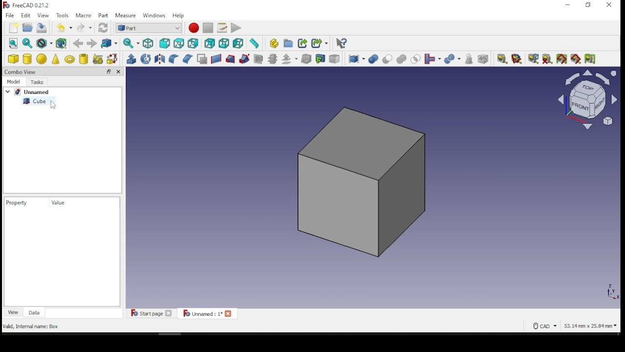  What do you see at coordinates (238, 44) in the screenshot?
I see `left` at bounding box center [238, 44].